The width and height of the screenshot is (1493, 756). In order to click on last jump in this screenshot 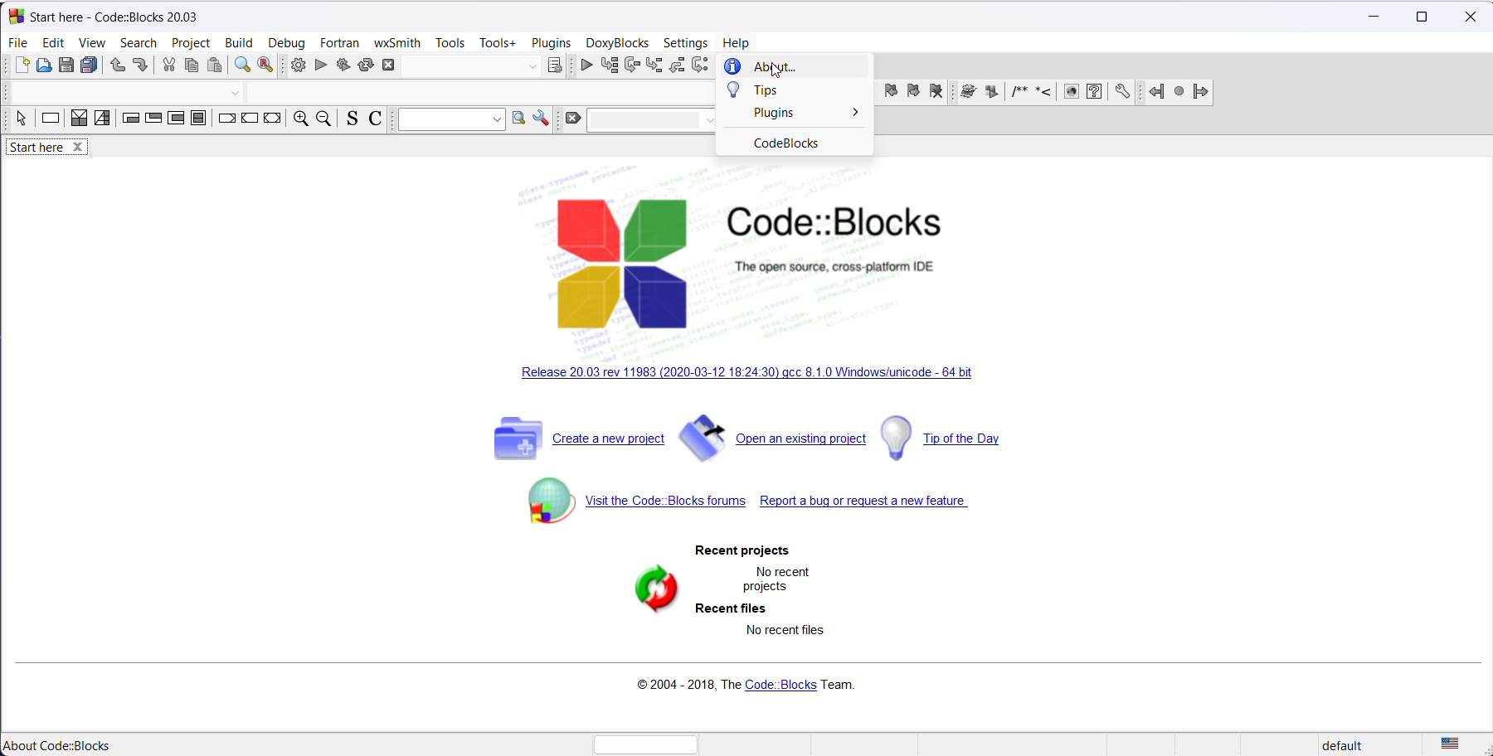, I will do `click(1178, 90)`.